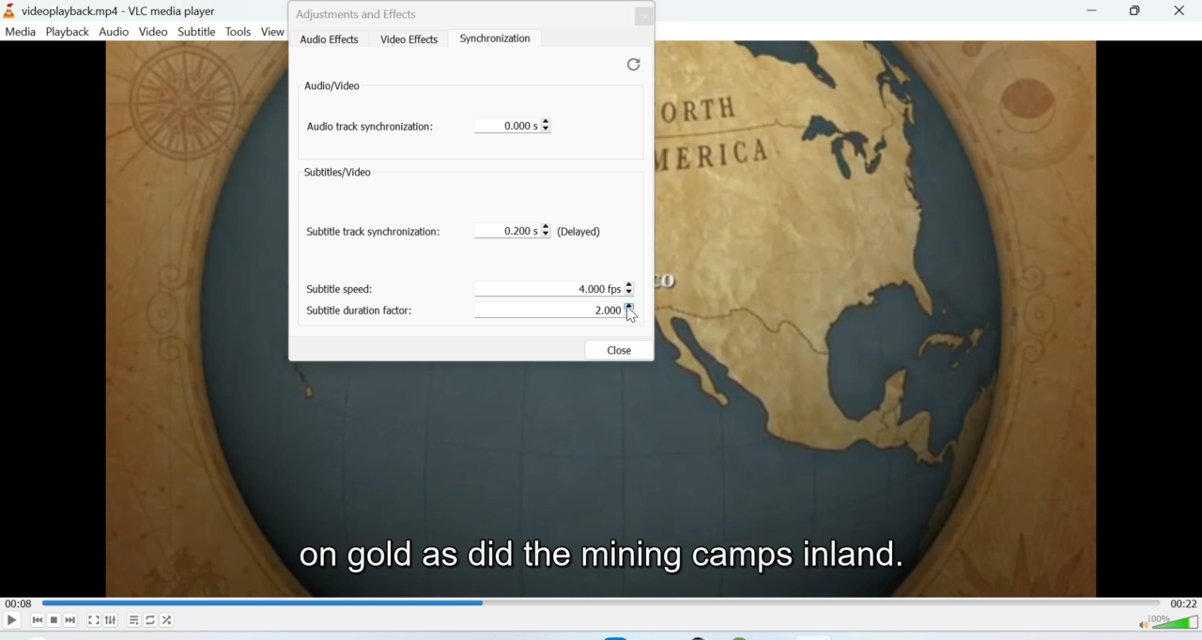  What do you see at coordinates (561, 286) in the screenshot?
I see `4.000 fps` at bounding box center [561, 286].